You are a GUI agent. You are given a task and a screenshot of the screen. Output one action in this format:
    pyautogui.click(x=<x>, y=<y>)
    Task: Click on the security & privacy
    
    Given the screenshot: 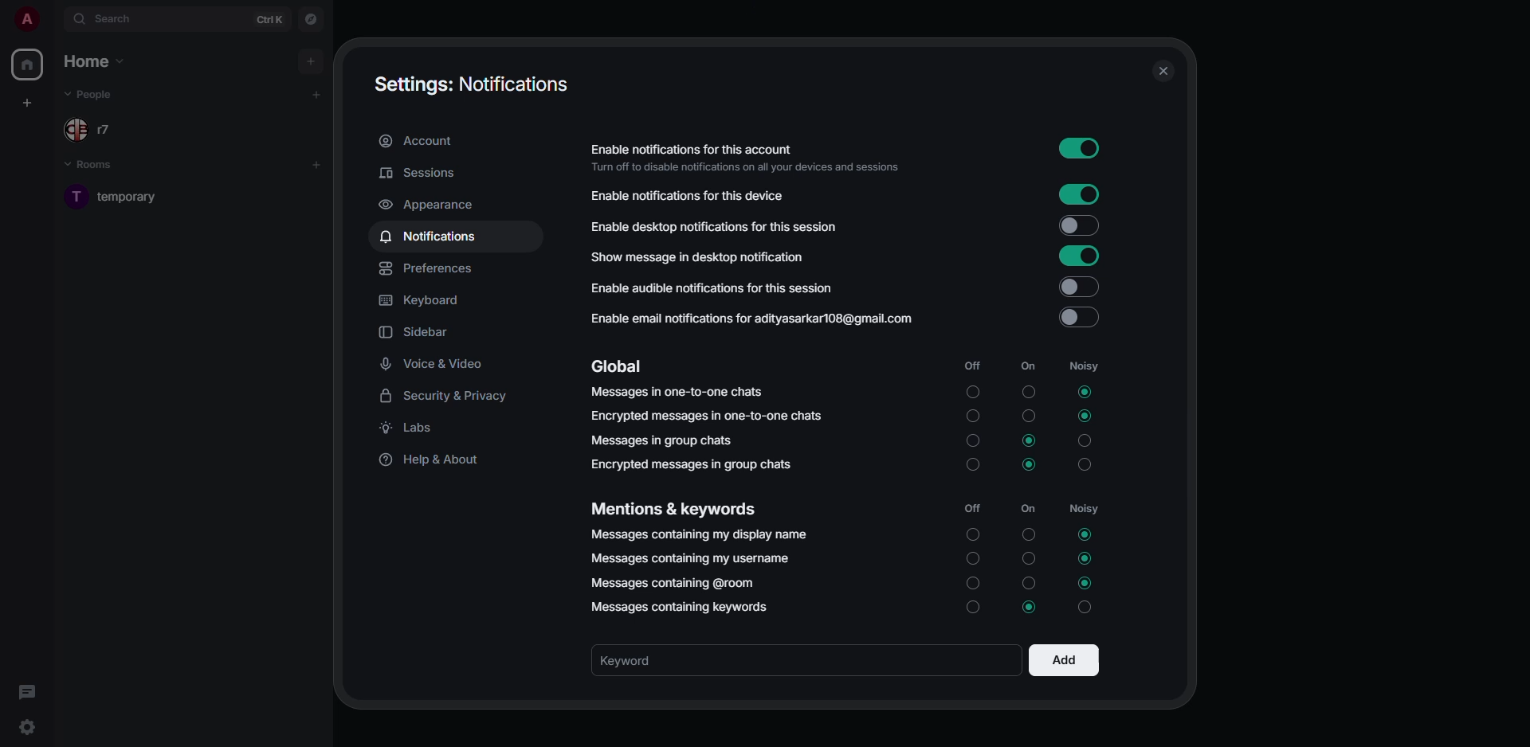 What is the action you would take?
    pyautogui.click(x=445, y=395)
    